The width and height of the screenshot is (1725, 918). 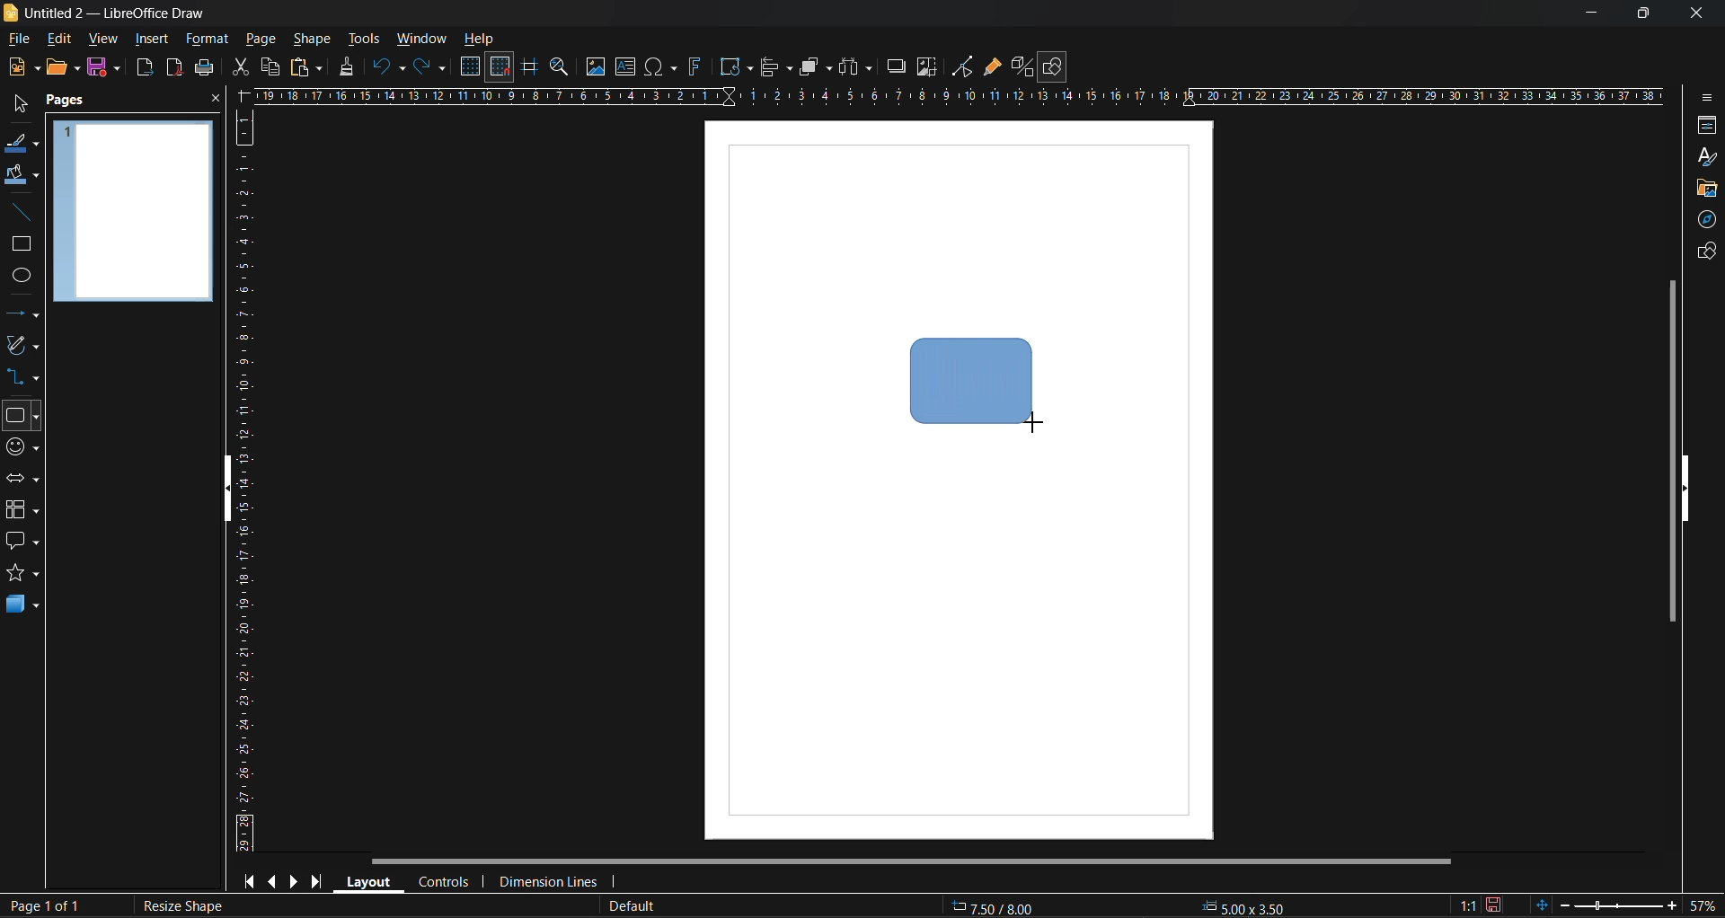 What do you see at coordinates (1685, 490) in the screenshot?
I see `hide` at bounding box center [1685, 490].